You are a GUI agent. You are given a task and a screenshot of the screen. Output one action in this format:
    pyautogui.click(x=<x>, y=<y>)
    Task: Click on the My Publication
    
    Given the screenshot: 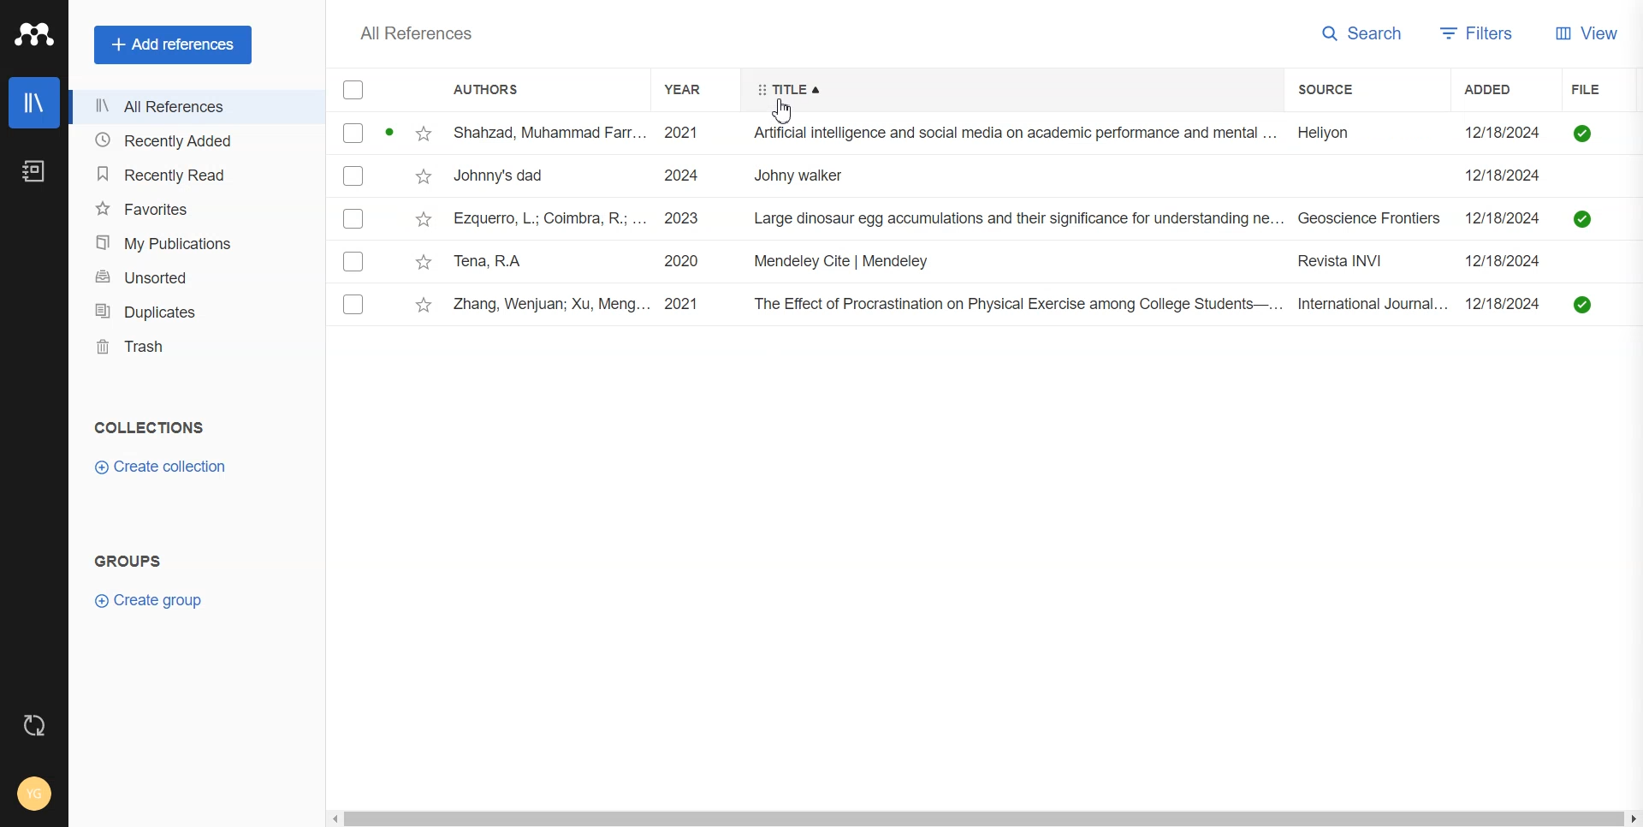 What is the action you would take?
    pyautogui.click(x=197, y=241)
    